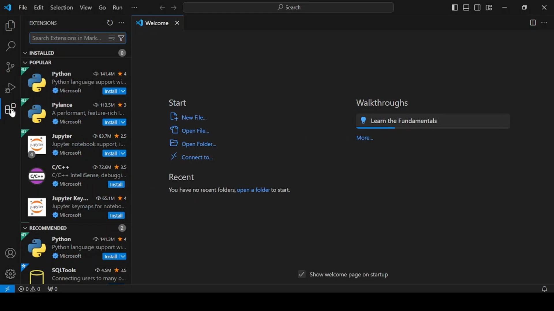  What do you see at coordinates (56, 289) in the screenshot?
I see `no ports forwarded` at bounding box center [56, 289].